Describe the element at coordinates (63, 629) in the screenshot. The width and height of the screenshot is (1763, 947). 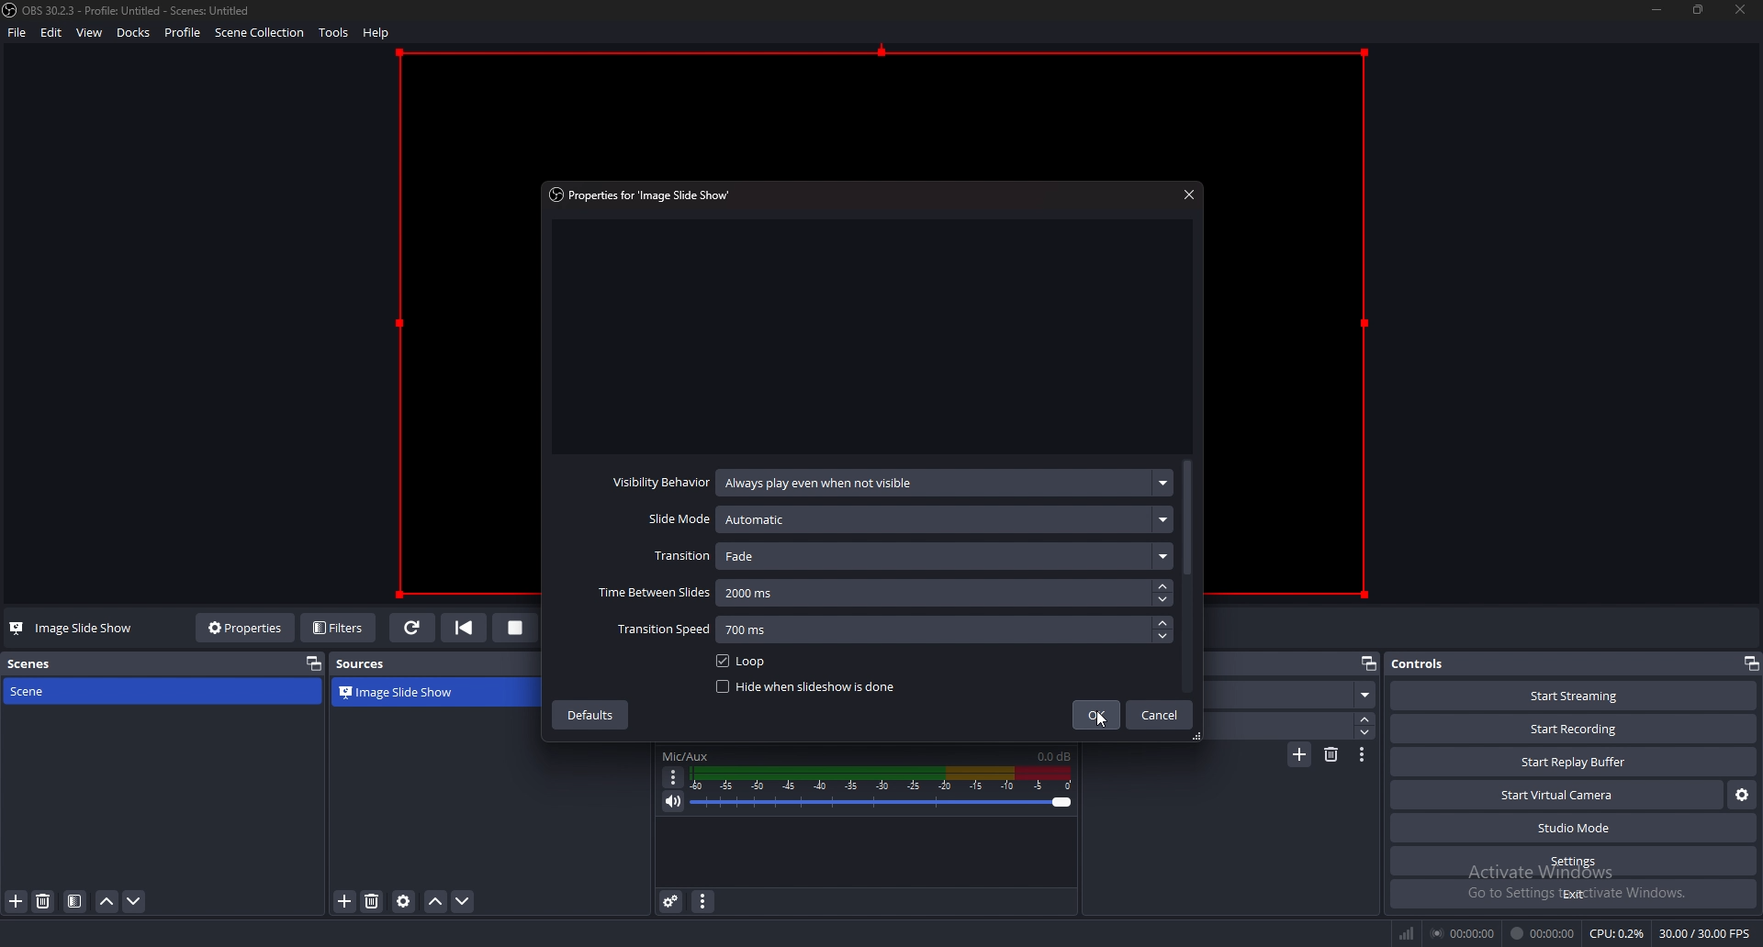
I see `no source selected` at that location.